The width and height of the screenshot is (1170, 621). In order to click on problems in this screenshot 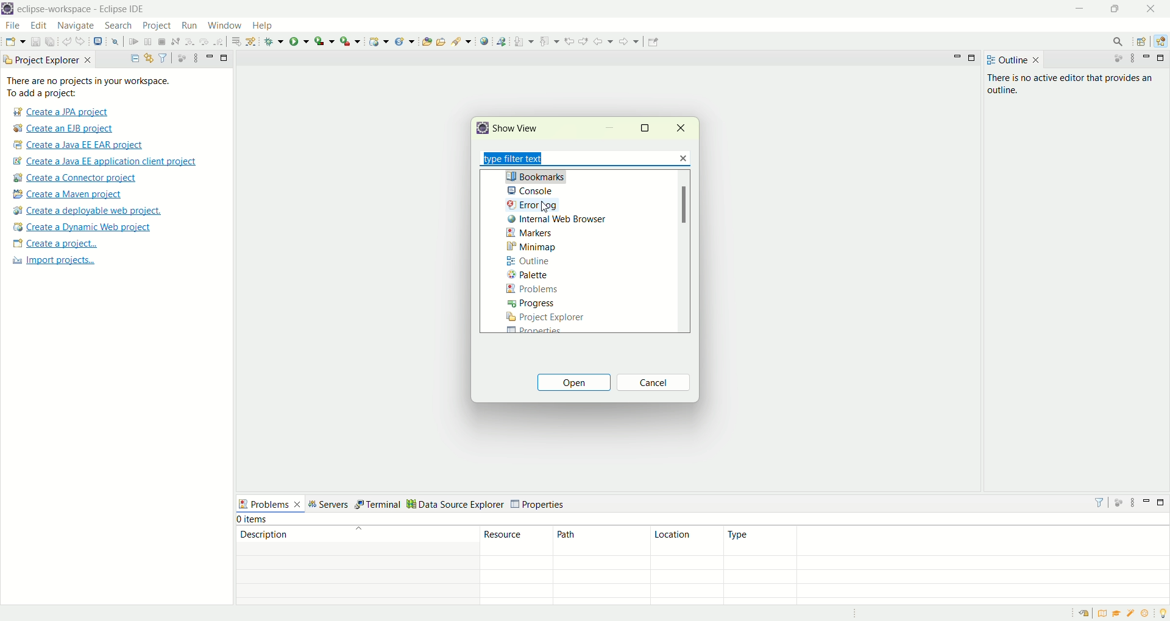, I will do `click(269, 503)`.